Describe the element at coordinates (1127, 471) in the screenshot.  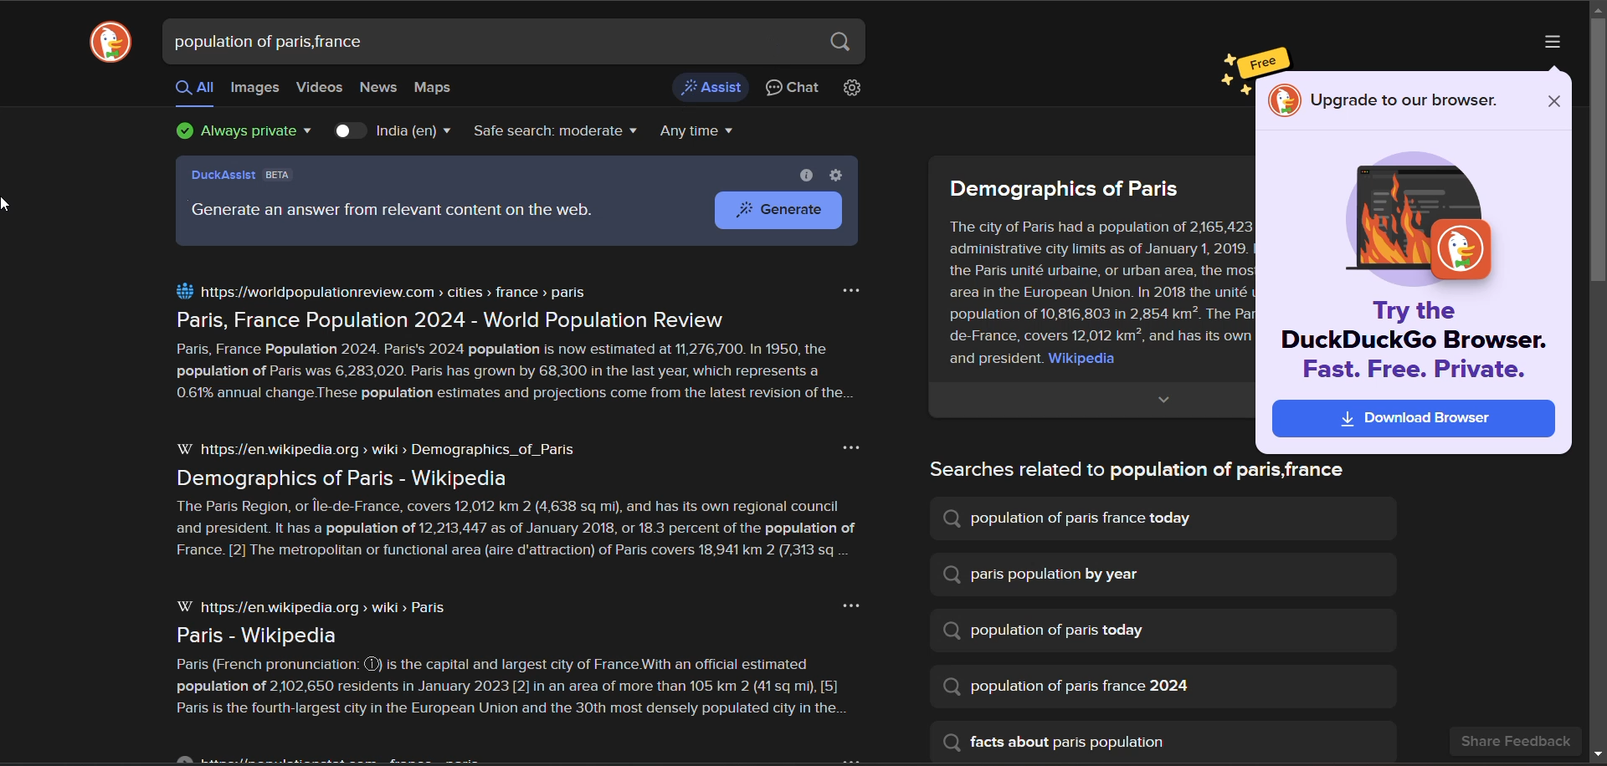
I see `Searches related to population of paris,france` at that location.